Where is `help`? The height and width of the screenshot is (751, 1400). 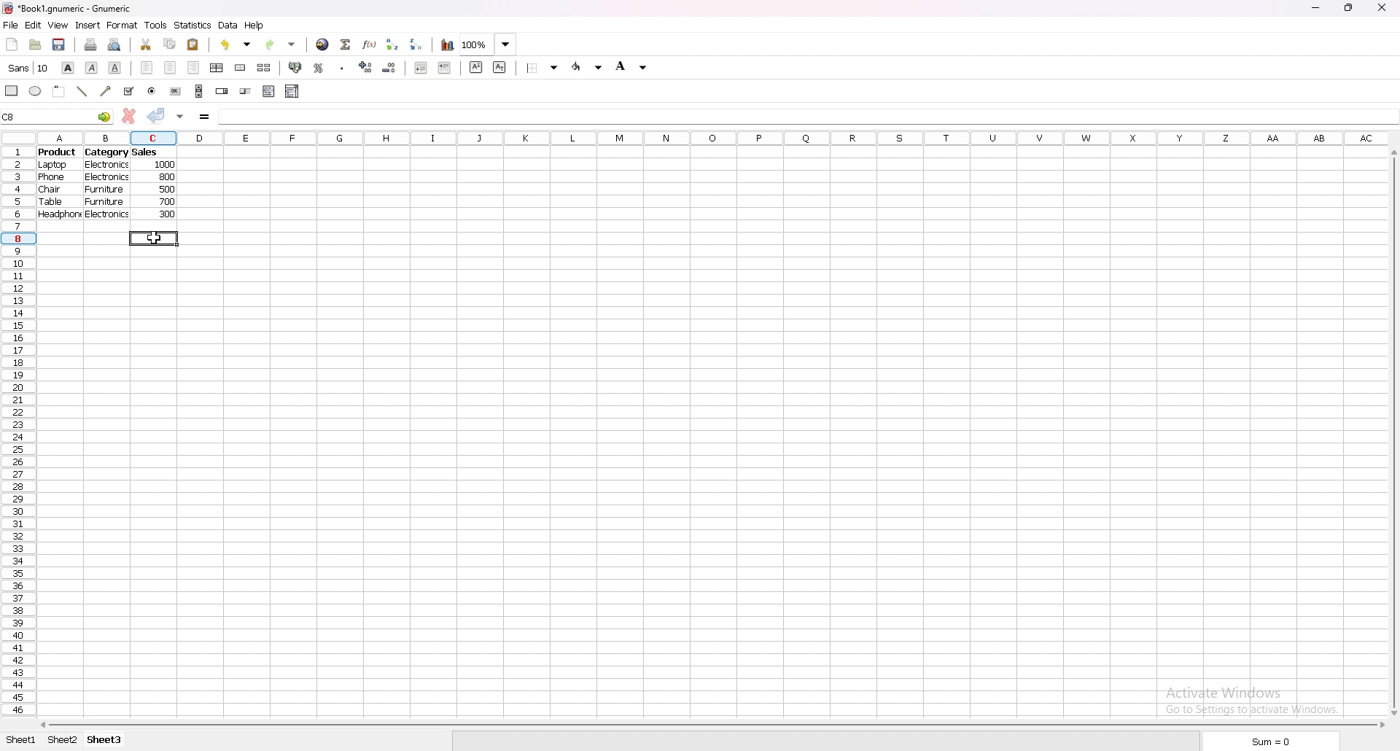
help is located at coordinates (254, 25).